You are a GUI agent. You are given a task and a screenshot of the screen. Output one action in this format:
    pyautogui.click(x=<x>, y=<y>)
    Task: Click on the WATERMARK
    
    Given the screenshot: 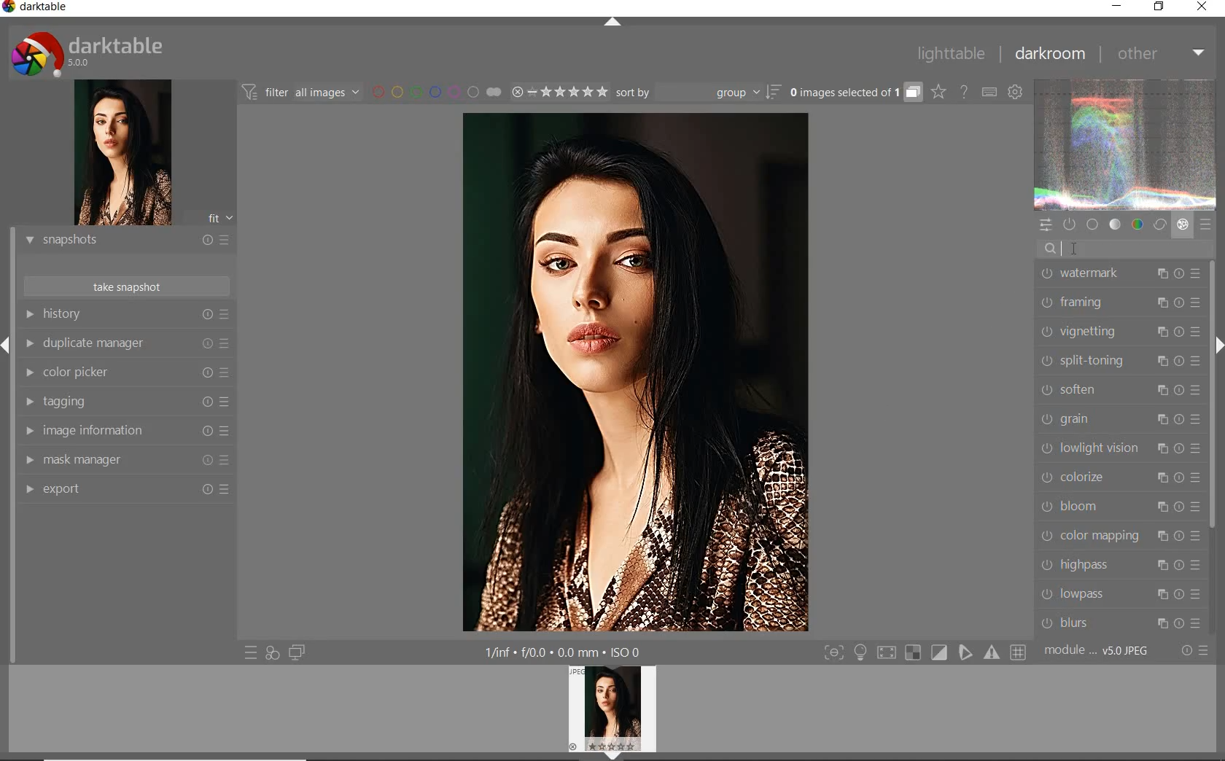 What is the action you would take?
    pyautogui.click(x=1118, y=273)
    